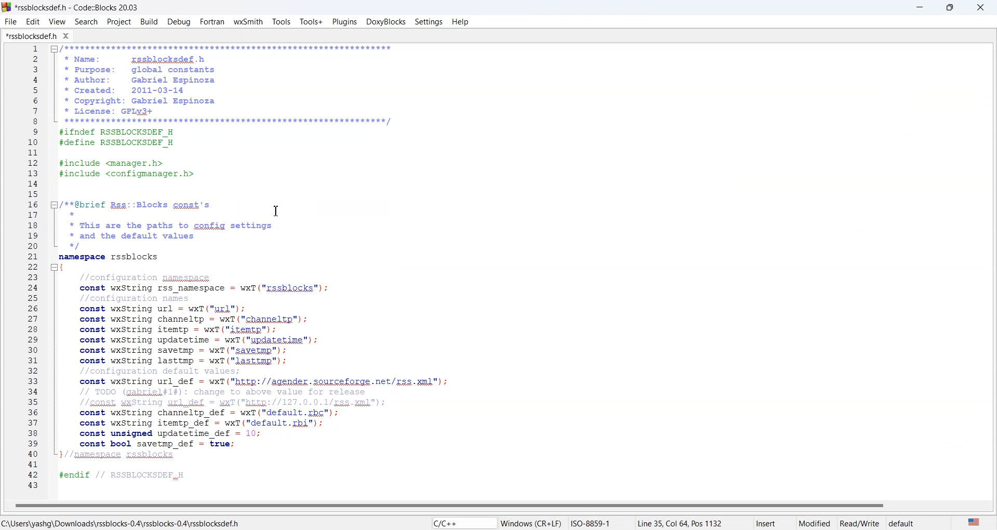  I want to click on Help, so click(461, 21).